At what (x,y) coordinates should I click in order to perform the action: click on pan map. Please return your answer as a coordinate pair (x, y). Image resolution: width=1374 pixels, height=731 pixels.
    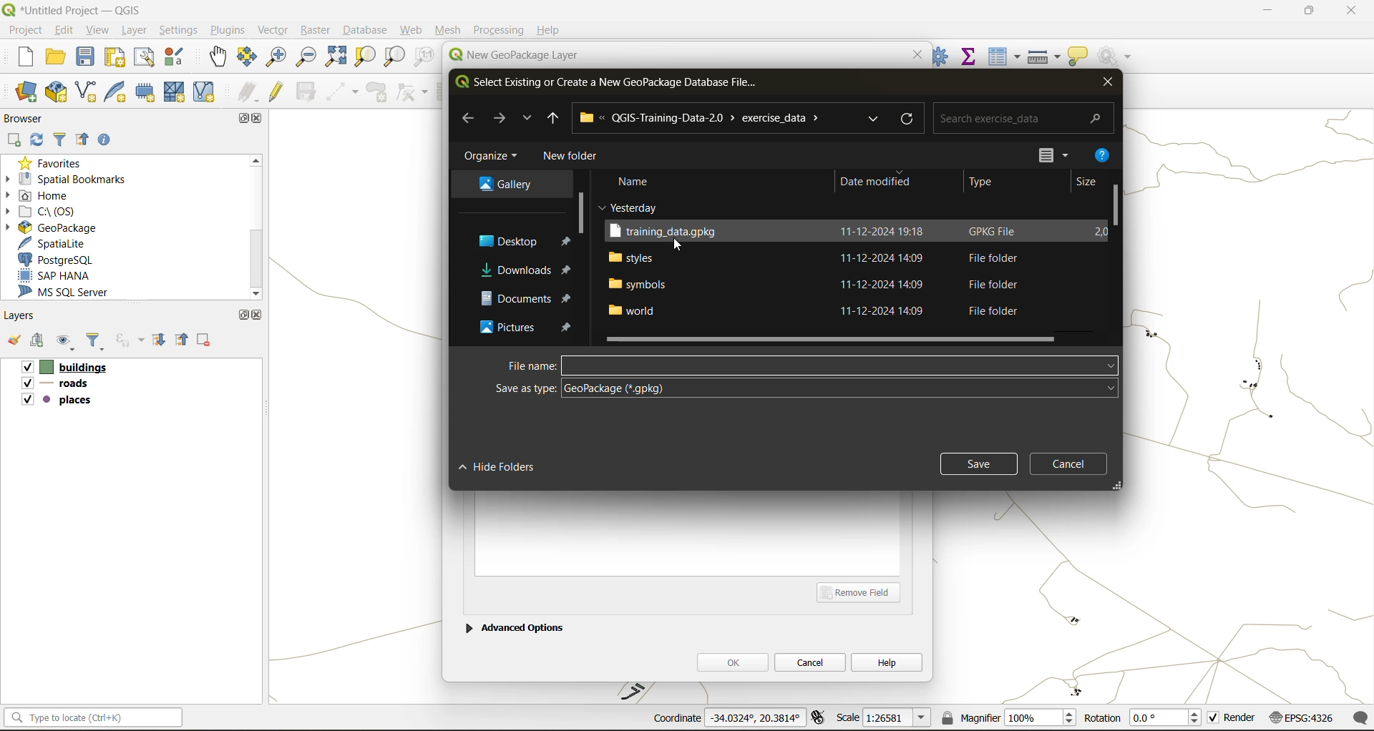
    Looking at the image, I should click on (218, 59).